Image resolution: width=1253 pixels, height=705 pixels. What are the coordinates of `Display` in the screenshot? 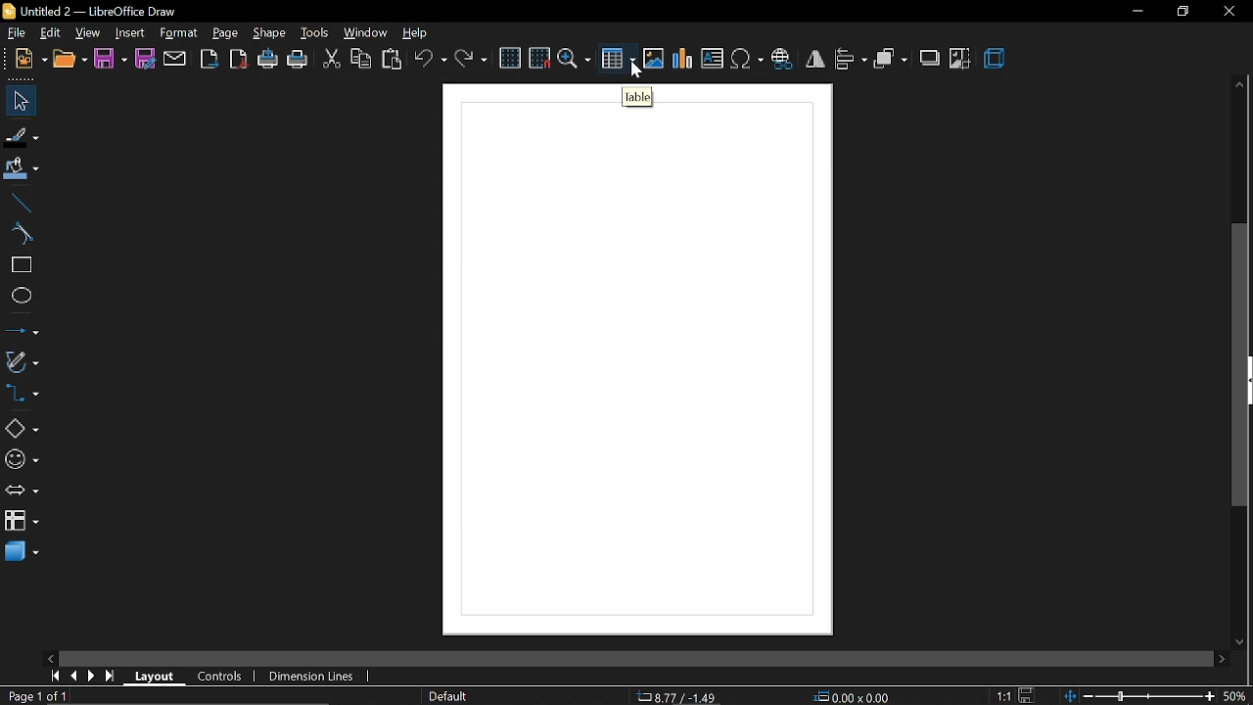 It's located at (637, 353).